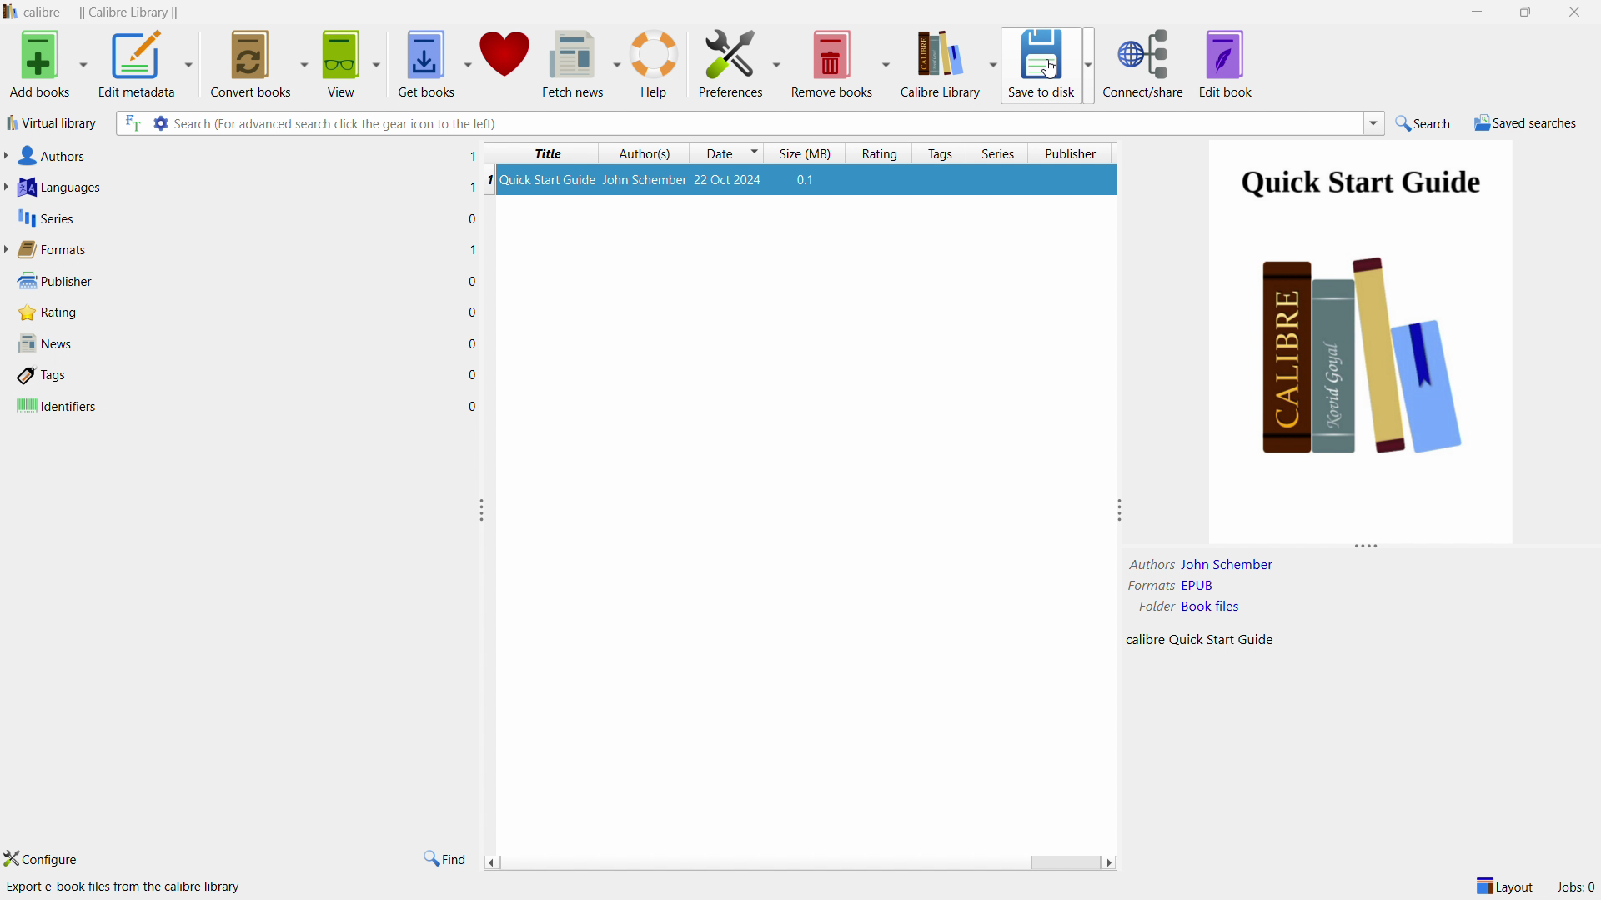 The height and width of the screenshot is (900, 1601). What do you see at coordinates (1526, 122) in the screenshot?
I see `saved searches` at bounding box center [1526, 122].